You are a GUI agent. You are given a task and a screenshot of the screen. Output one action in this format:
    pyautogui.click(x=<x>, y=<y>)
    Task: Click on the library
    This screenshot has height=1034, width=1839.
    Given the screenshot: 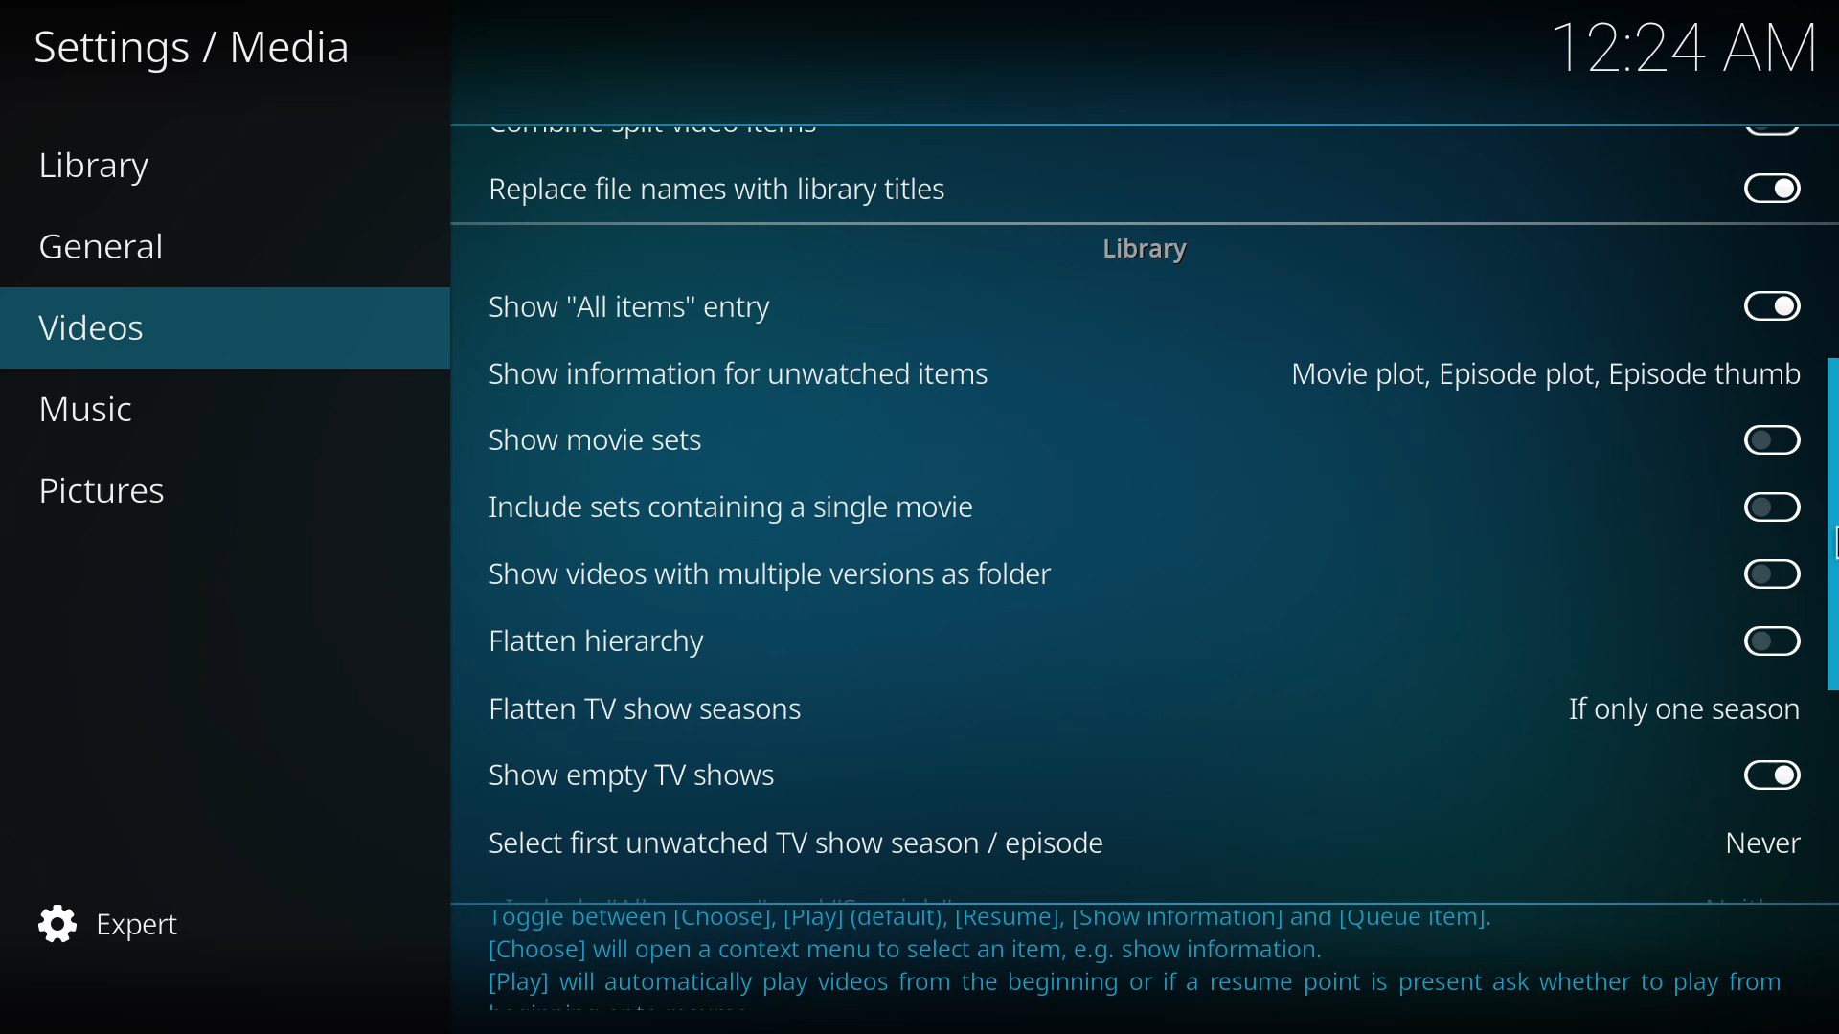 What is the action you would take?
    pyautogui.click(x=112, y=167)
    